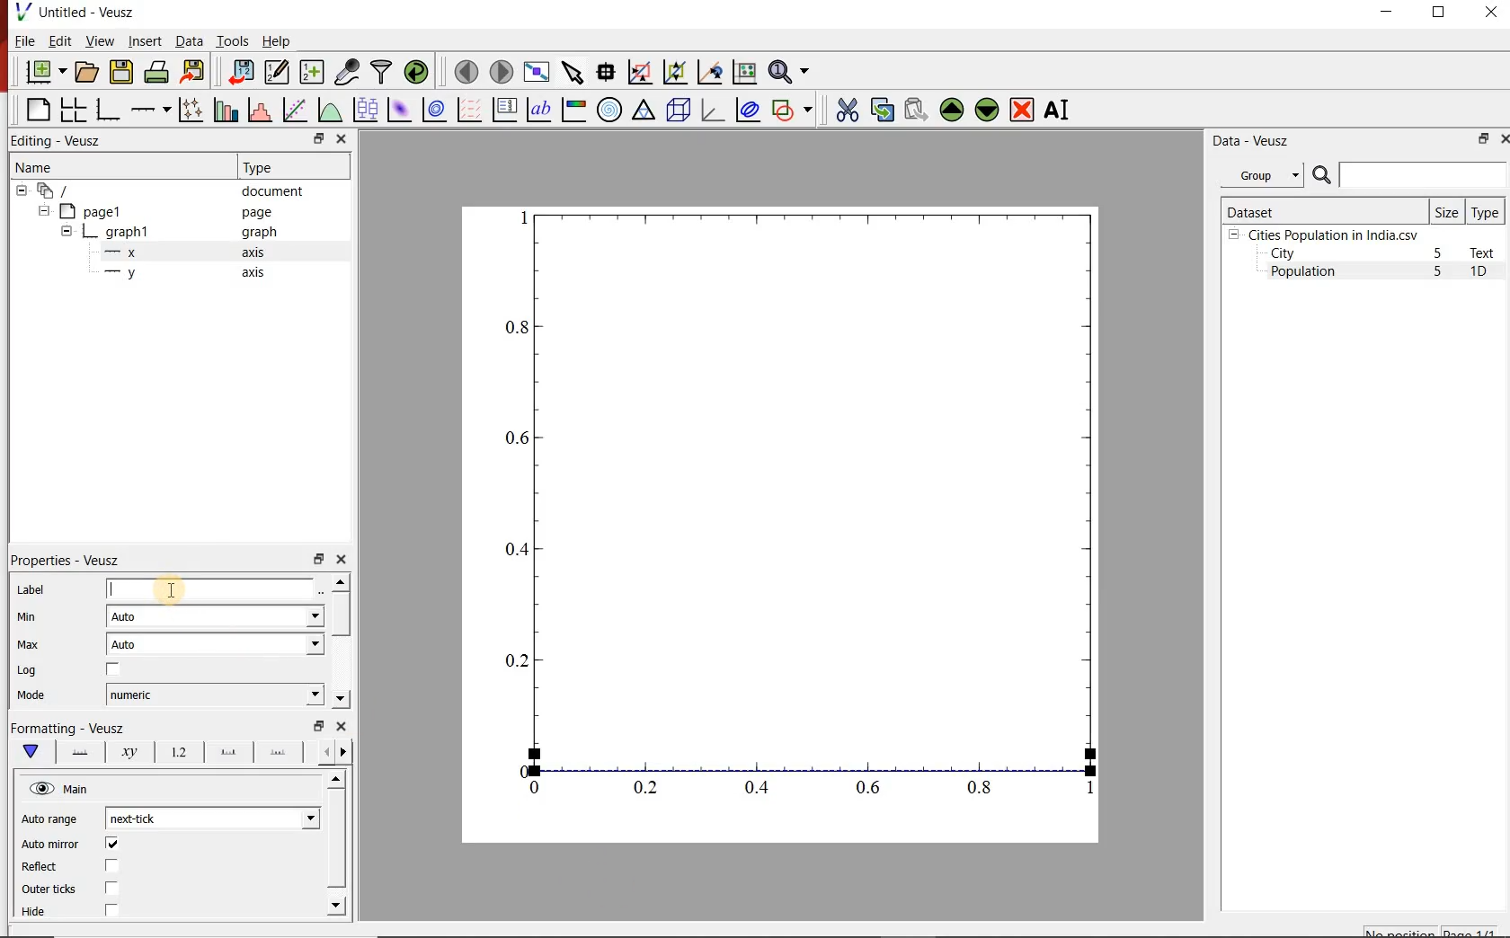  Describe the element at coordinates (52, 843) in the screenshot. I see `Auto mirror` at that location.